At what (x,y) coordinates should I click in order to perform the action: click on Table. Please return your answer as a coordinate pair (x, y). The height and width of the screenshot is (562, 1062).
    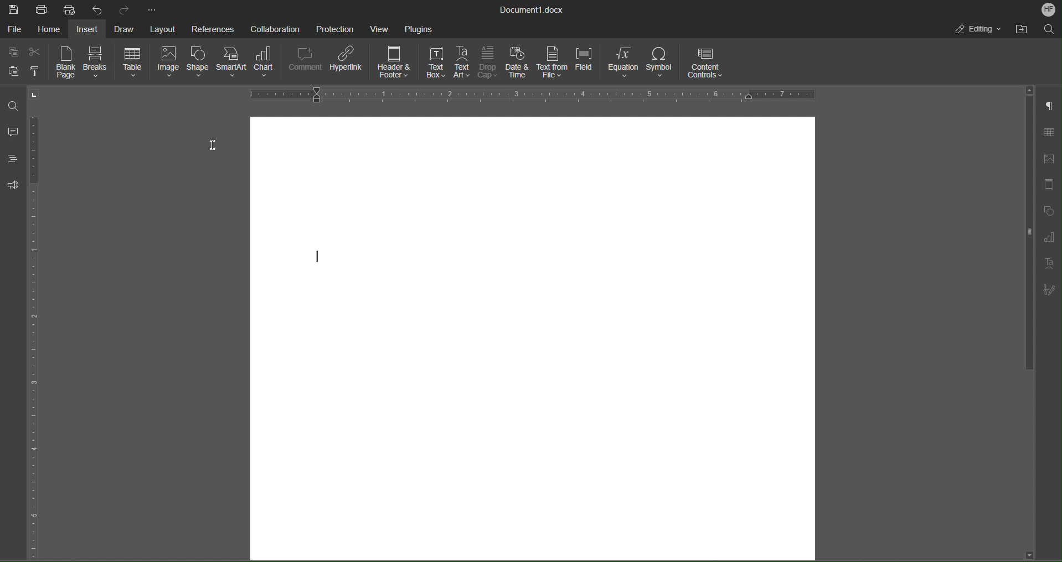
    Looking at the image, I should click on (131, 63).